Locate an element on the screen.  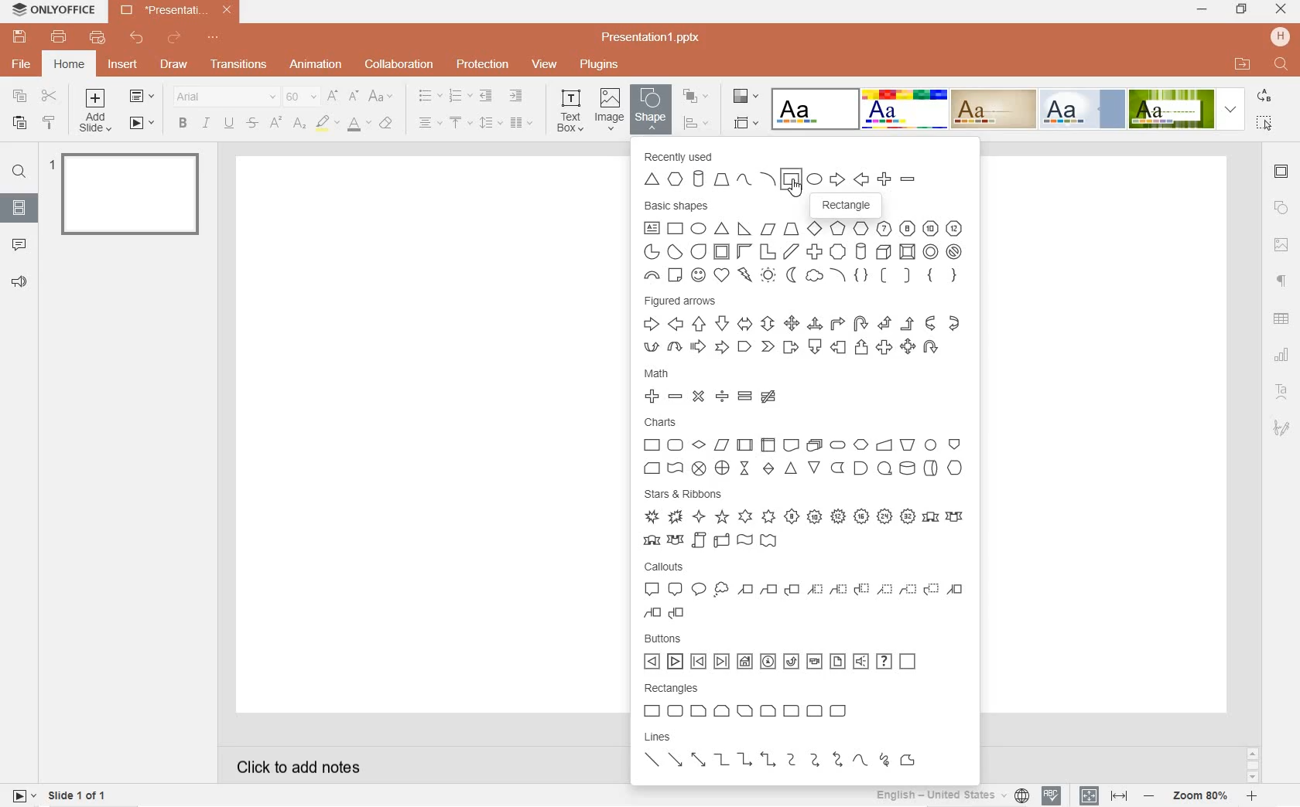
decrease indent is located at coordinates (484, 97).